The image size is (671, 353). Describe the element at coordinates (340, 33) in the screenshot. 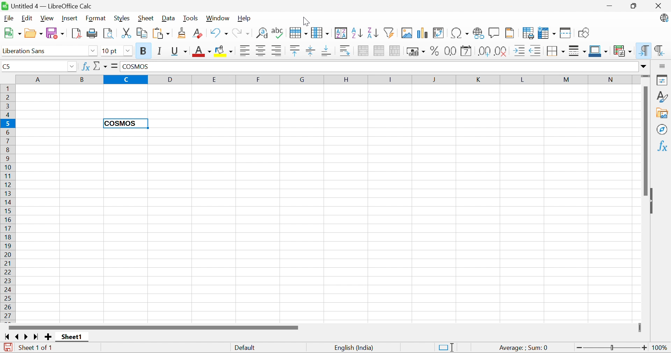

I see `Sort` at that location.